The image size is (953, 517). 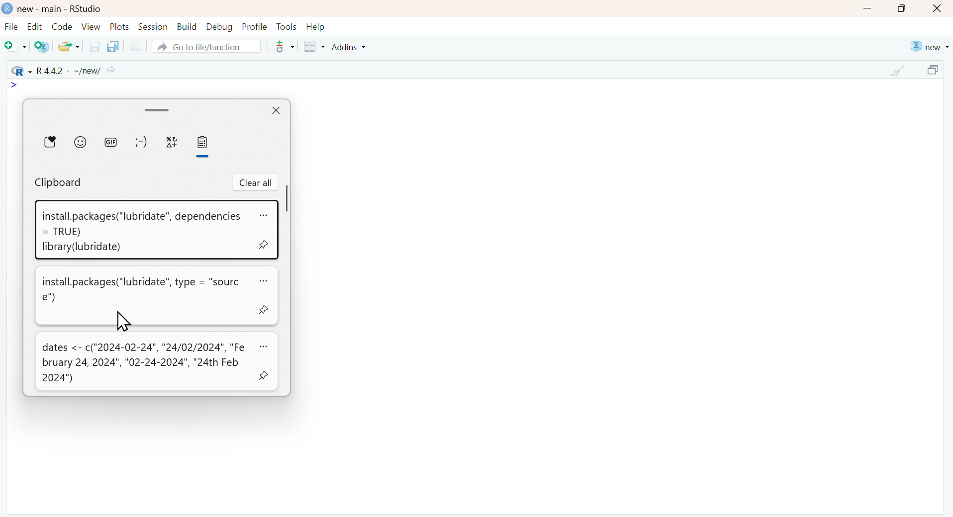 What do you see at coordinates (91, 26) in the screenshot?
I see `View` at bounding box center [91, 26].